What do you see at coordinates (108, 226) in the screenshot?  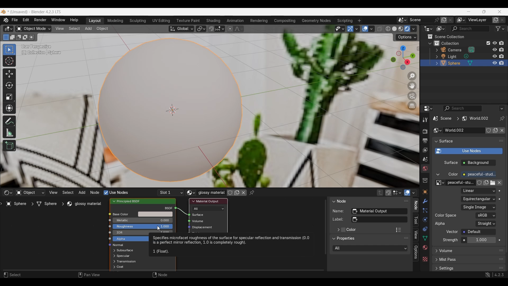 I see `icon` at bounding box center [108, 226].